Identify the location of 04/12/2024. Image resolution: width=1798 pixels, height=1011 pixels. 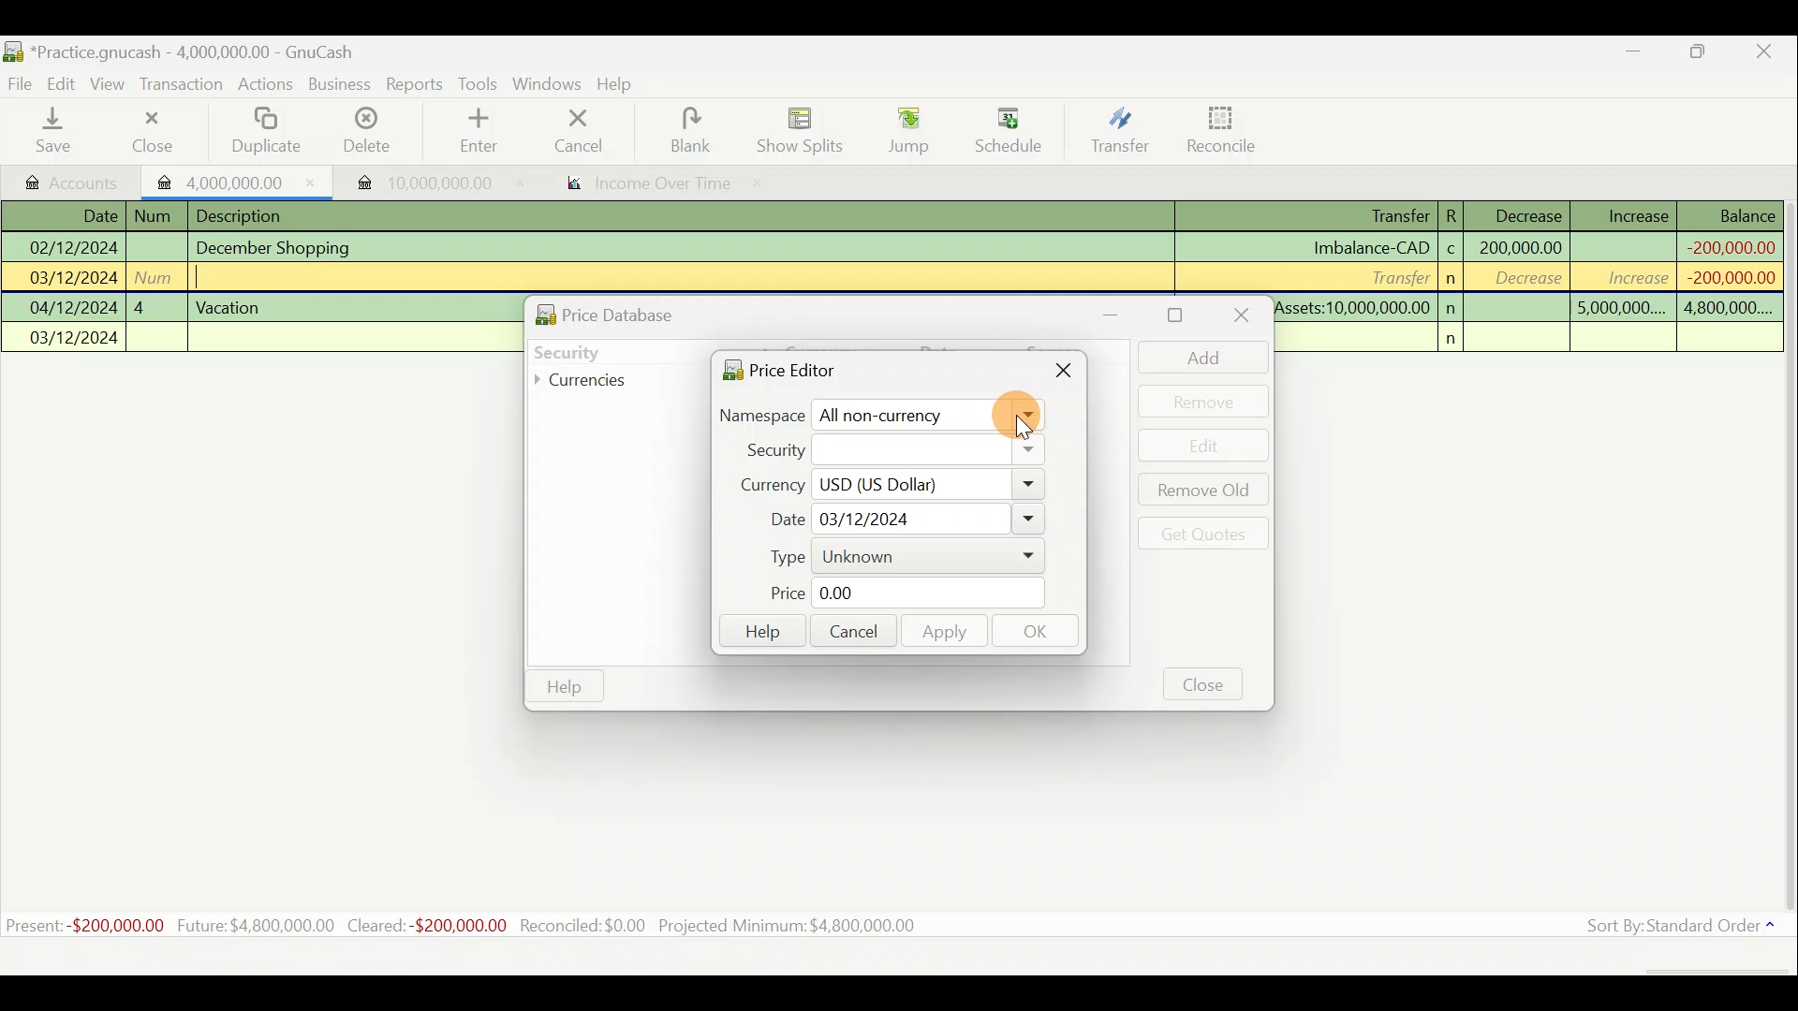
(74, 308).